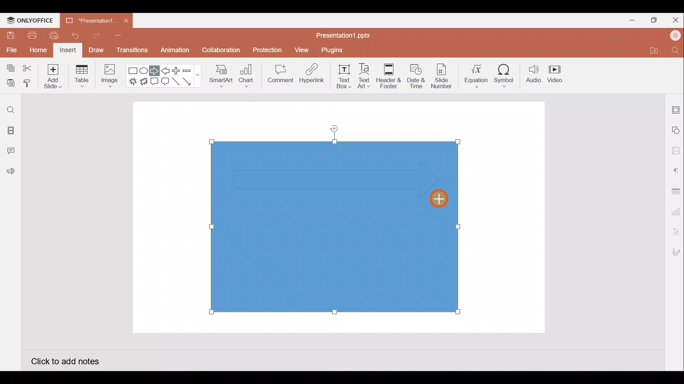 The width and height of the screenshot is (684, 384). What do you see at coordinates (10, 173) in the screenshot?
I see `Feedback and Support` at bounding box center [10, 173].